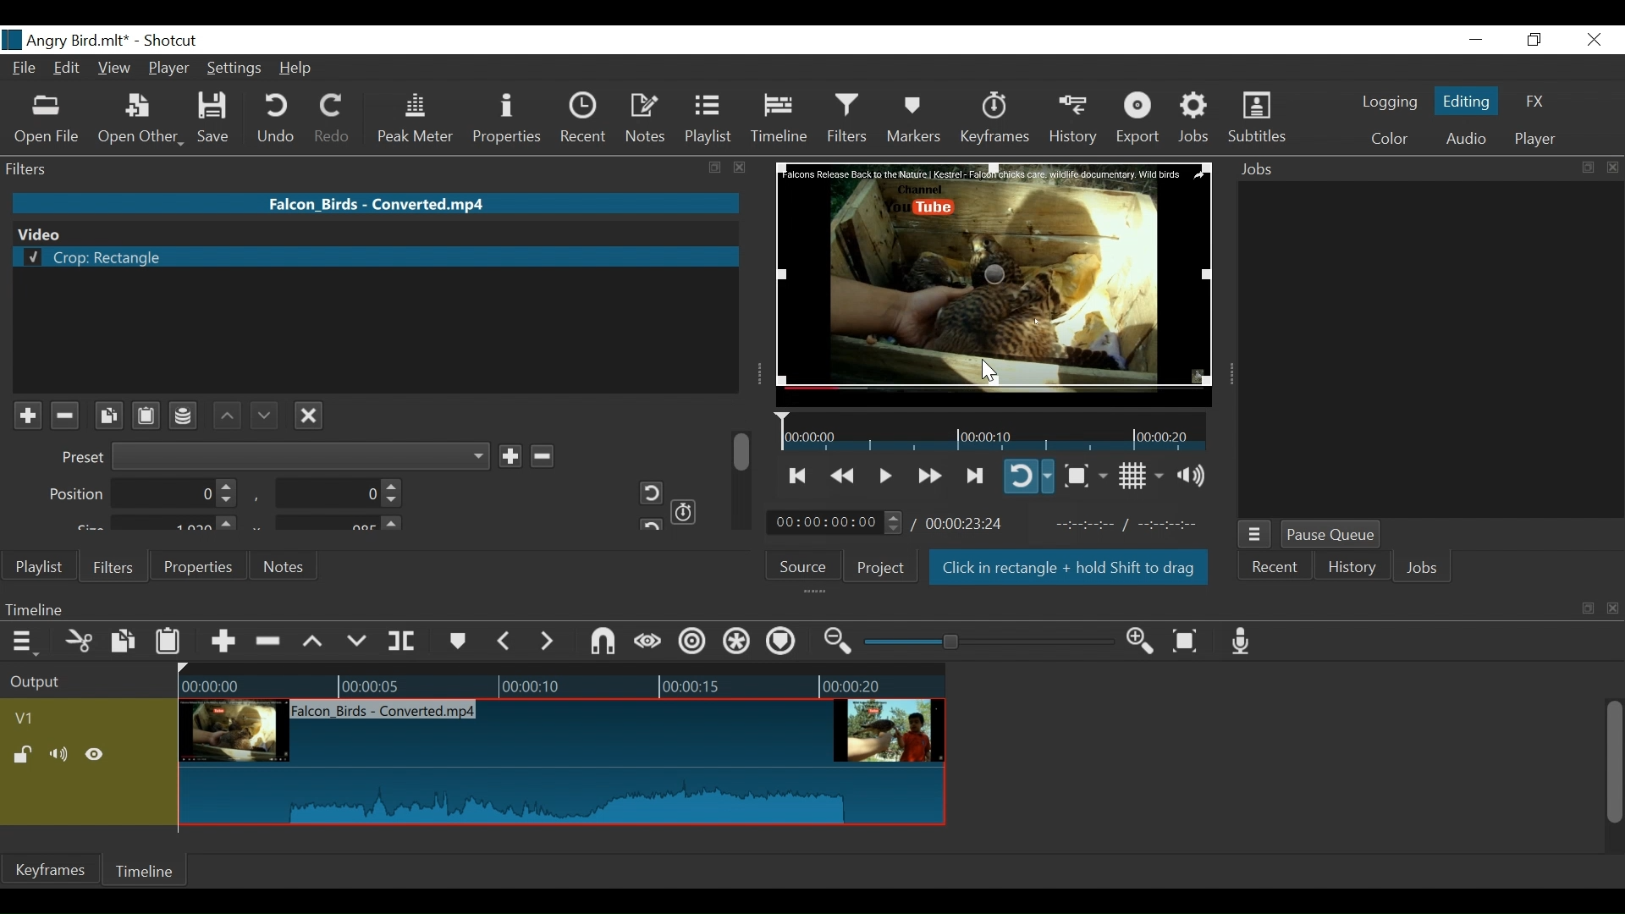  What do you see at coordinates (50, 869) in the screenshot?
I see `Keyframes` at bounding box center [50, 869].